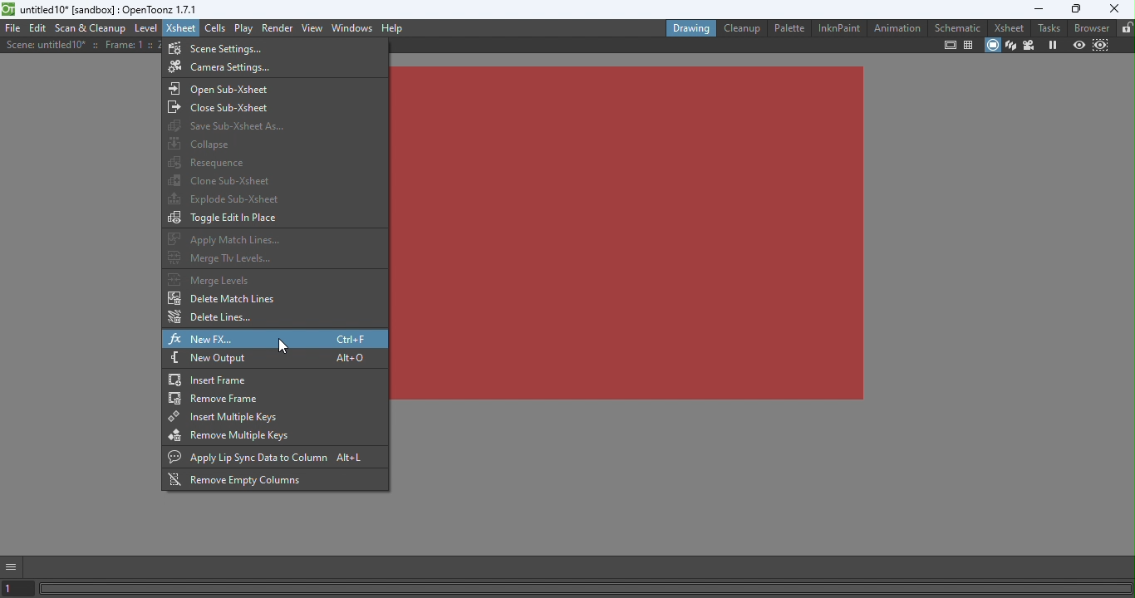  Describe the element at coordinates (991, 47) in the screenshot. I see `Camera stand view` at that location.